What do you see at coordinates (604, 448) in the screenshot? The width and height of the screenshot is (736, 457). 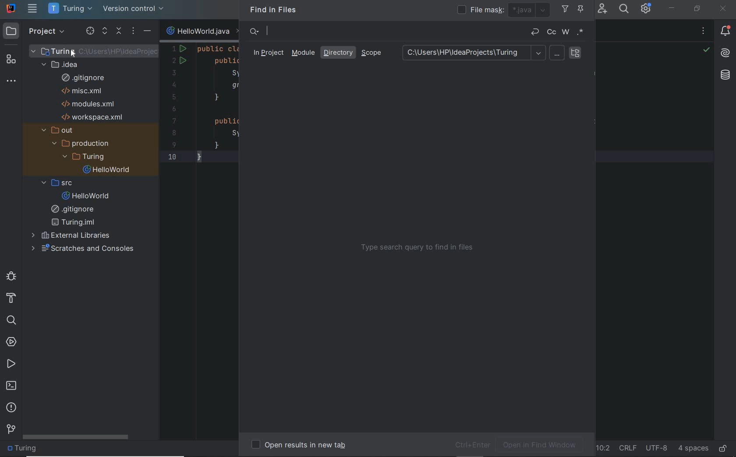 I see `go to line` at bounding box center [604, 448].